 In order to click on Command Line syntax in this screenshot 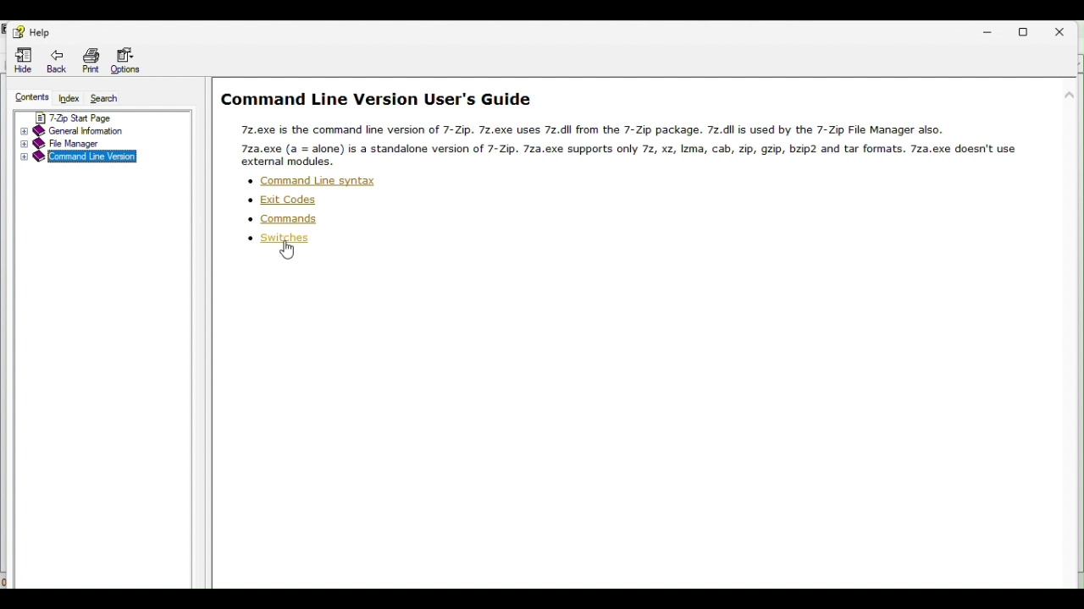, I will do `click(320, 180)`.